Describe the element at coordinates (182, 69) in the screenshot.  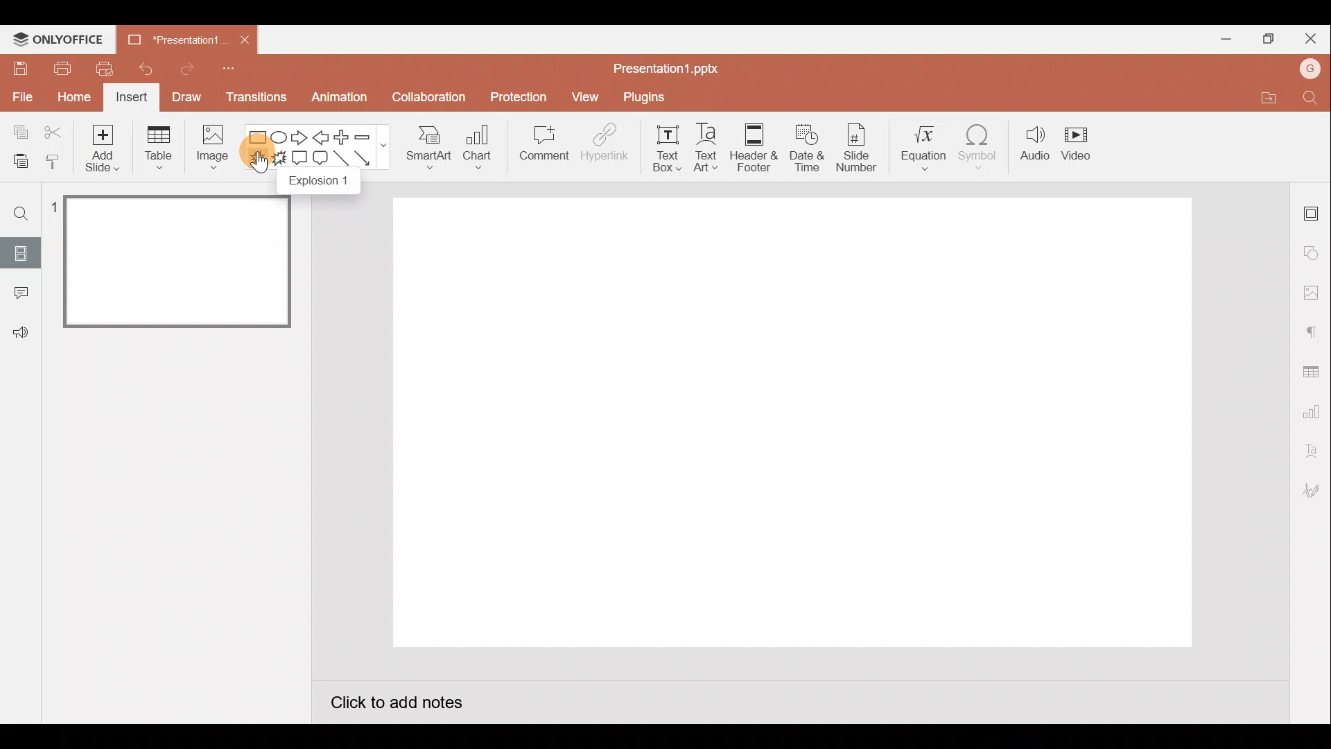
I see `Redo` at that location.